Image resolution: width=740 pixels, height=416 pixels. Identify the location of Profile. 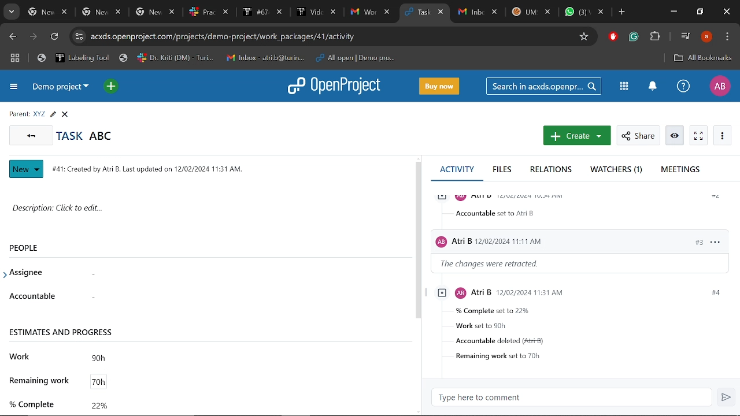
(719, 86).